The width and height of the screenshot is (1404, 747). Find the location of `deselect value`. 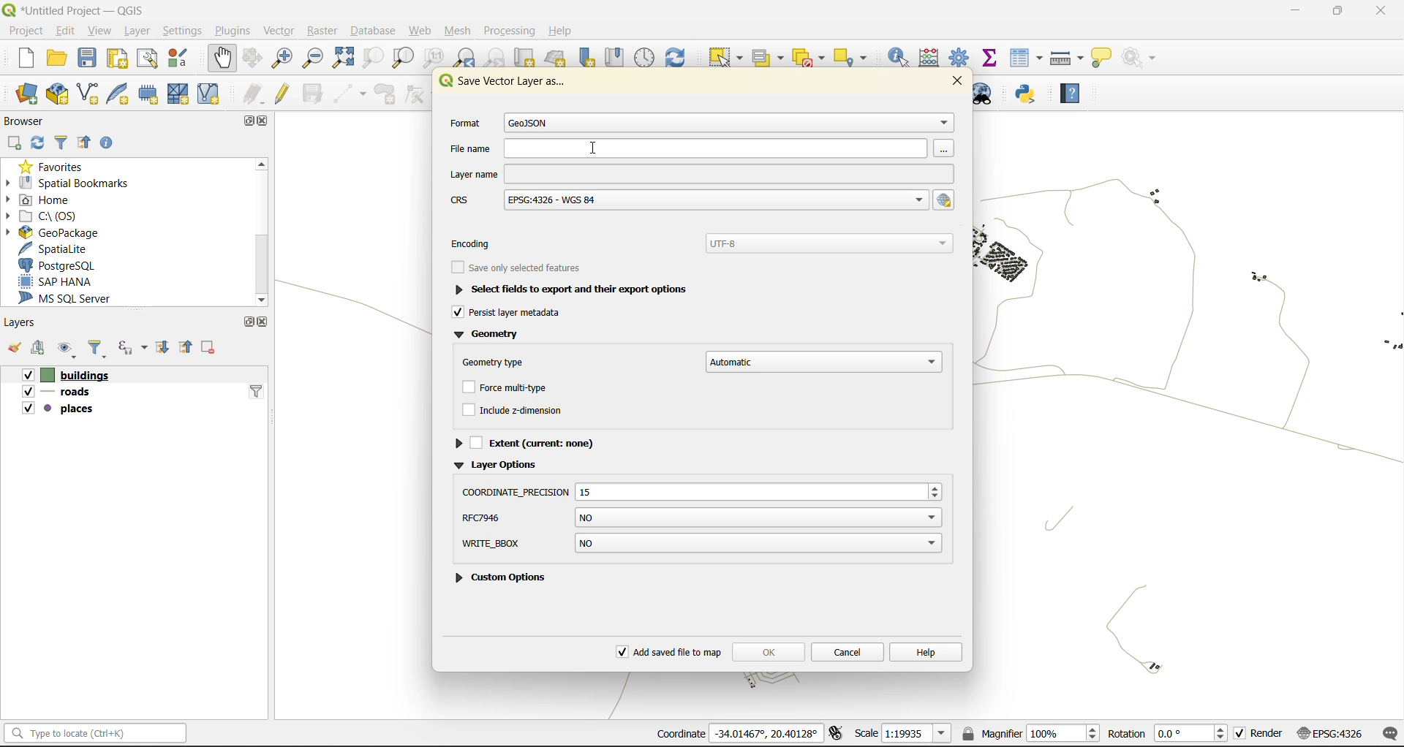

deselect value is located at coordinates (812, 58).